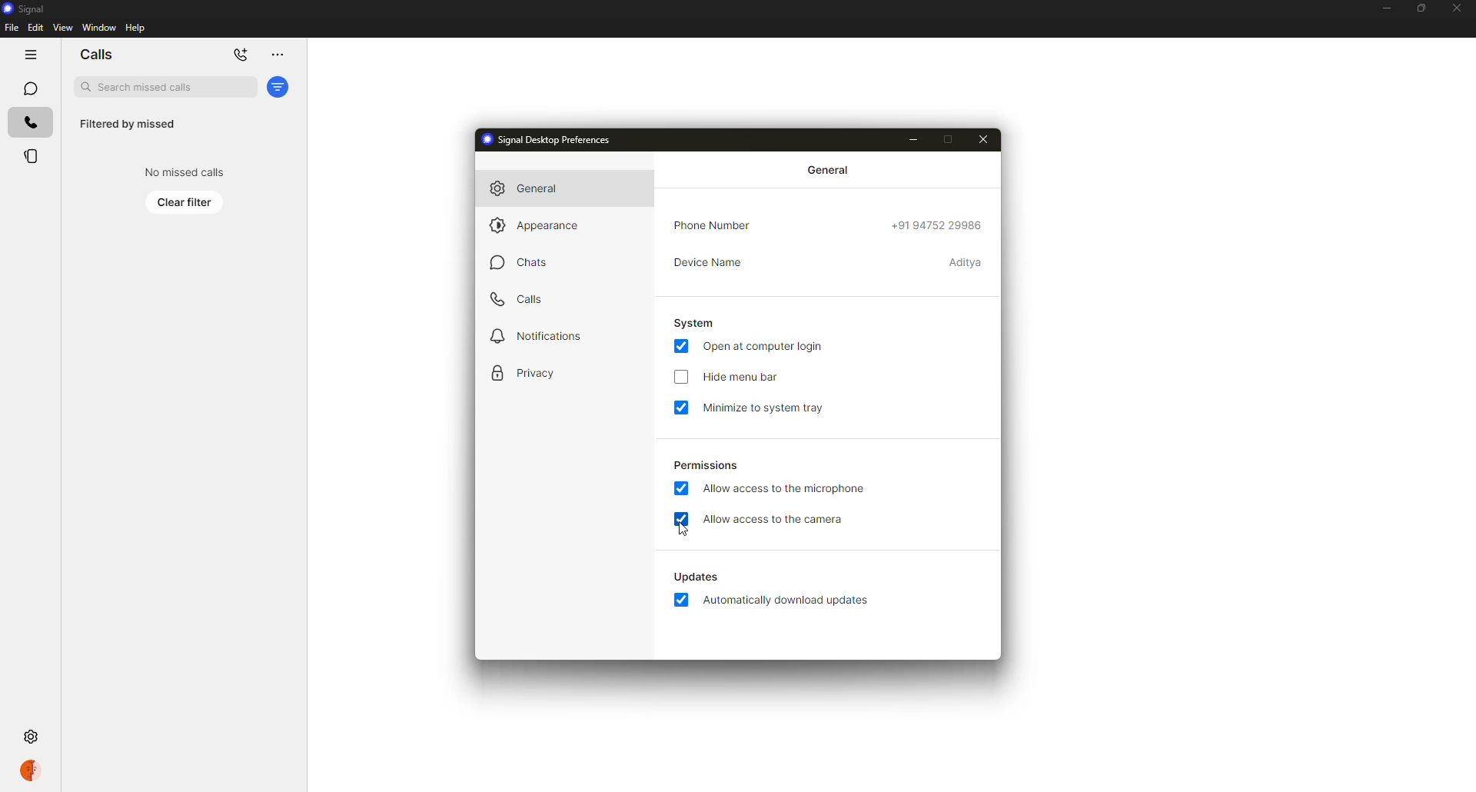 The width and height of the screenshot is (1476, 792). I want to click on filter, so click(279, 87).